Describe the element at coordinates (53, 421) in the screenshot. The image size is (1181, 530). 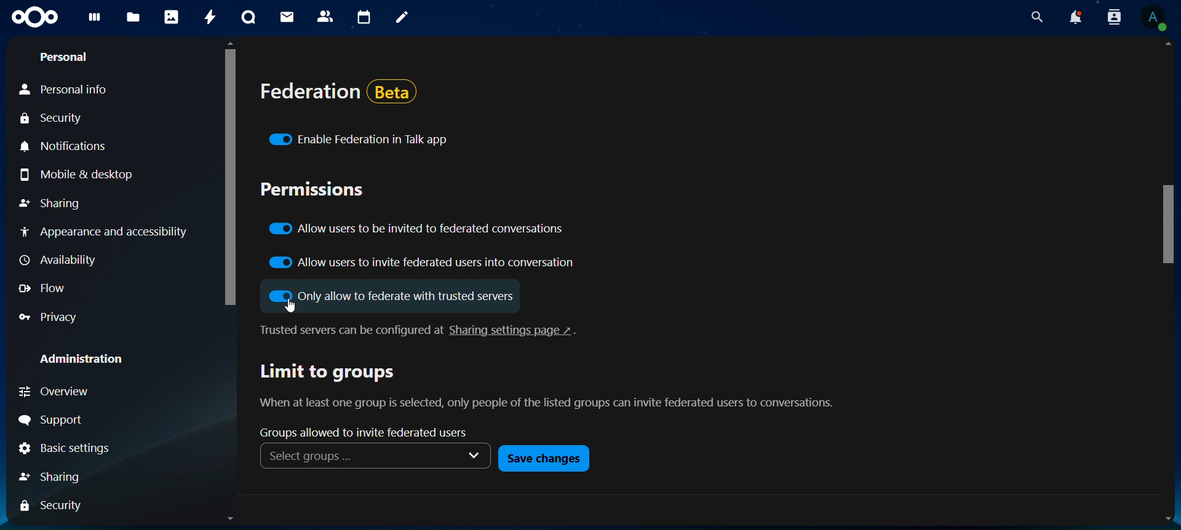
I see `support` at that location.